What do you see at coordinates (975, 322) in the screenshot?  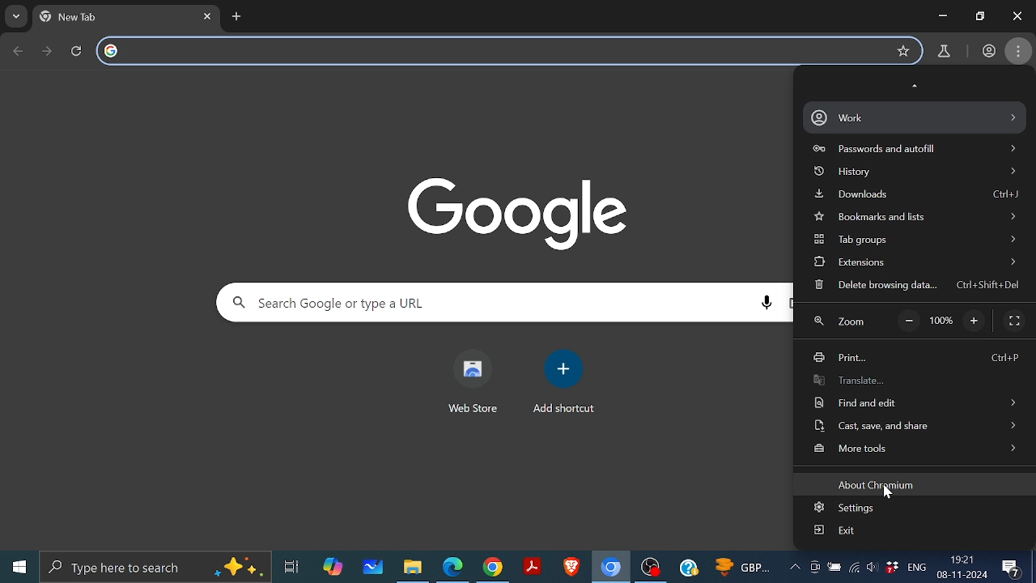 I see `Zoom in` at bounding box center [975, 322].